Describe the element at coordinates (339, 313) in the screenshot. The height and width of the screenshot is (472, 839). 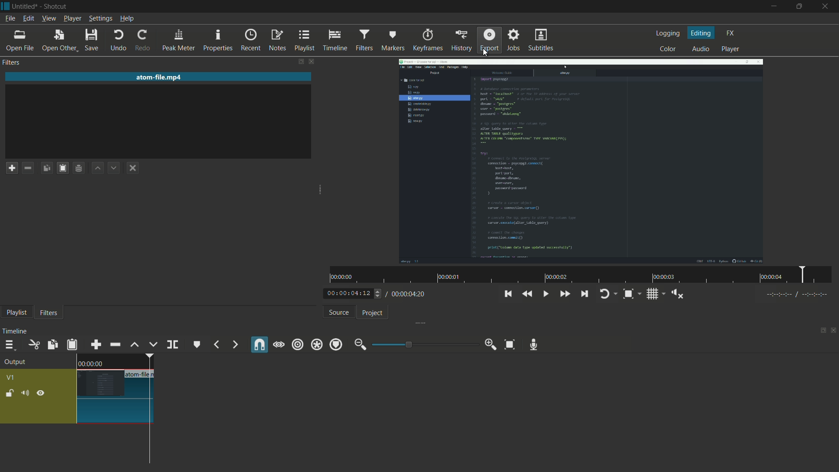
I see `source` at that location.